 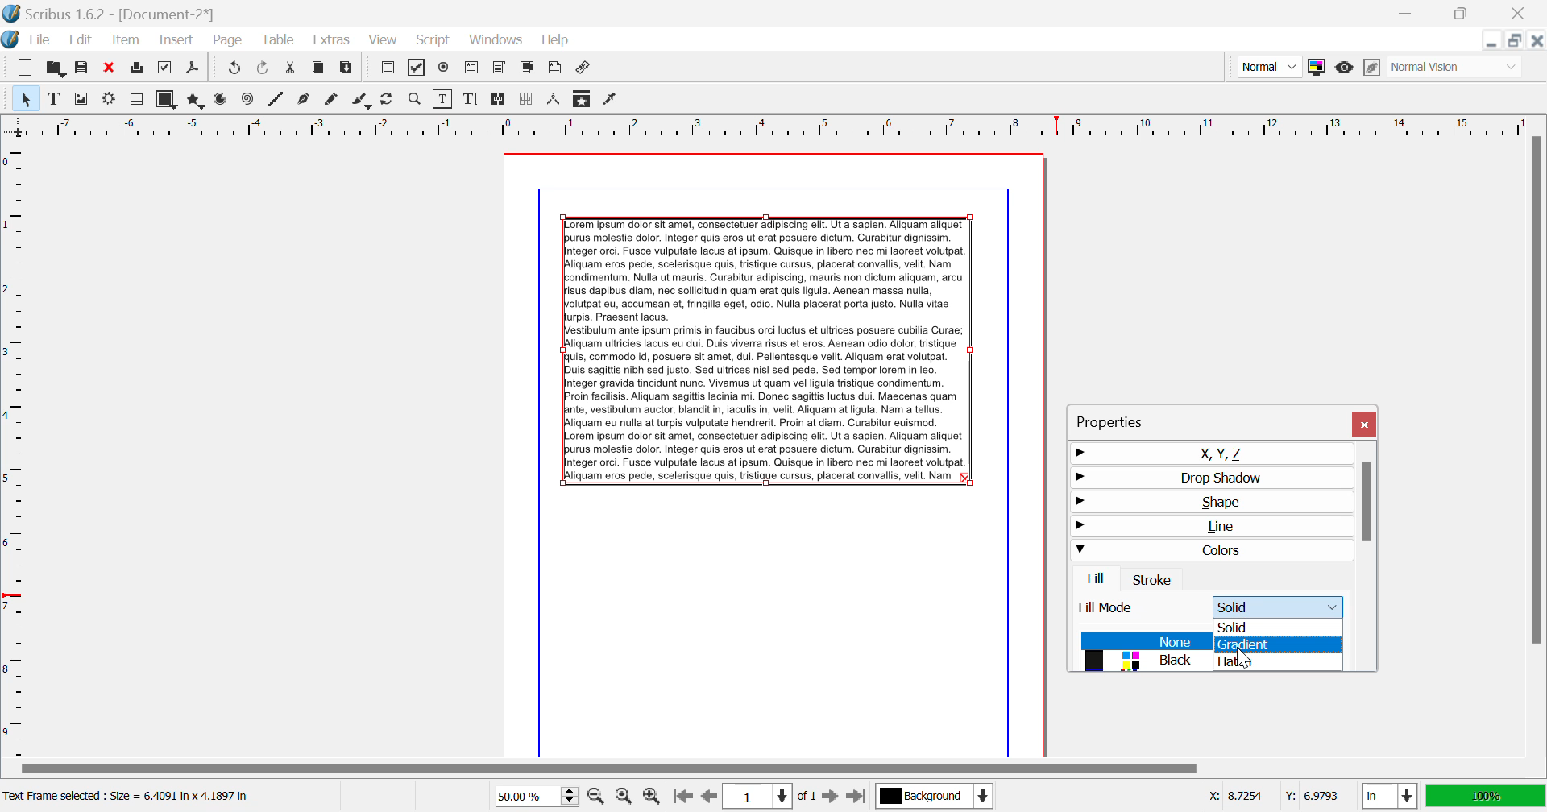 What do you see at coordinates (1281, 606) in the screenshot?
I see `Dropdown Open` at bounding box center [1281, 606].